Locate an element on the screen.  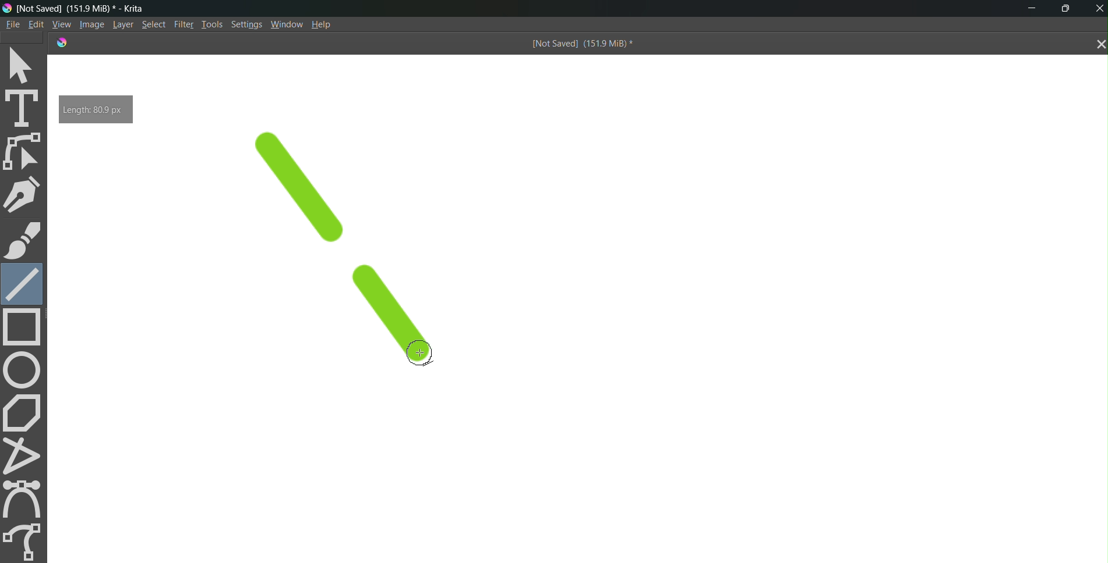
logo is located at coordinates (60, 42).